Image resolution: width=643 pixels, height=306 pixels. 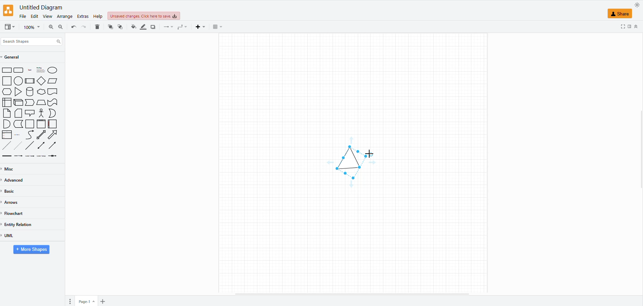 What do you see at coordinates (32, 250) in the screenshot?
I see `more shapes` at bounding box center [32, 250].